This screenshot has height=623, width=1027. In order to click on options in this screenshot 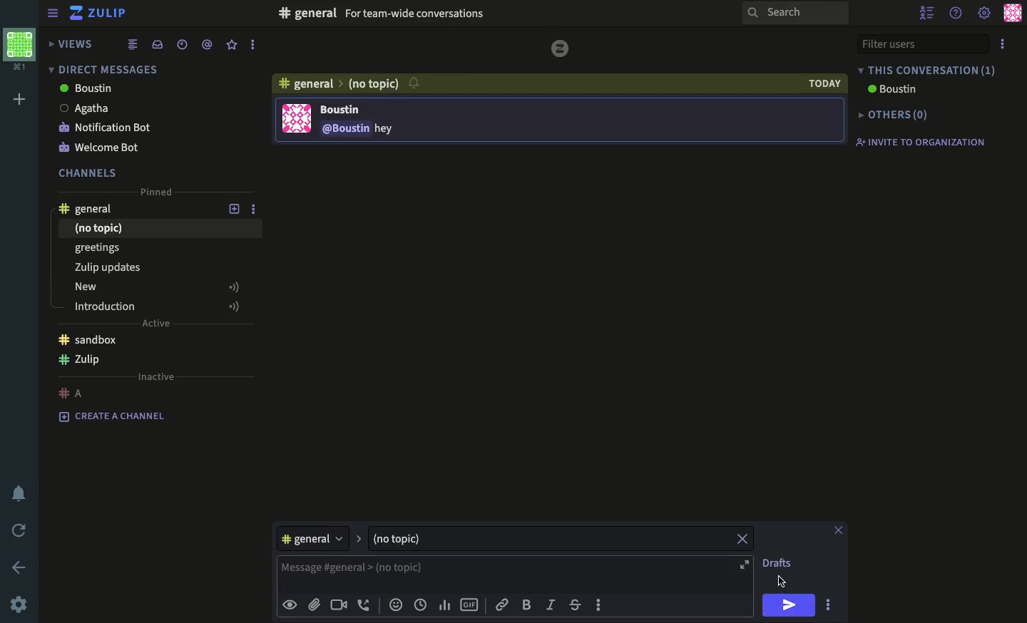, I will do `click(1004, 43)`.